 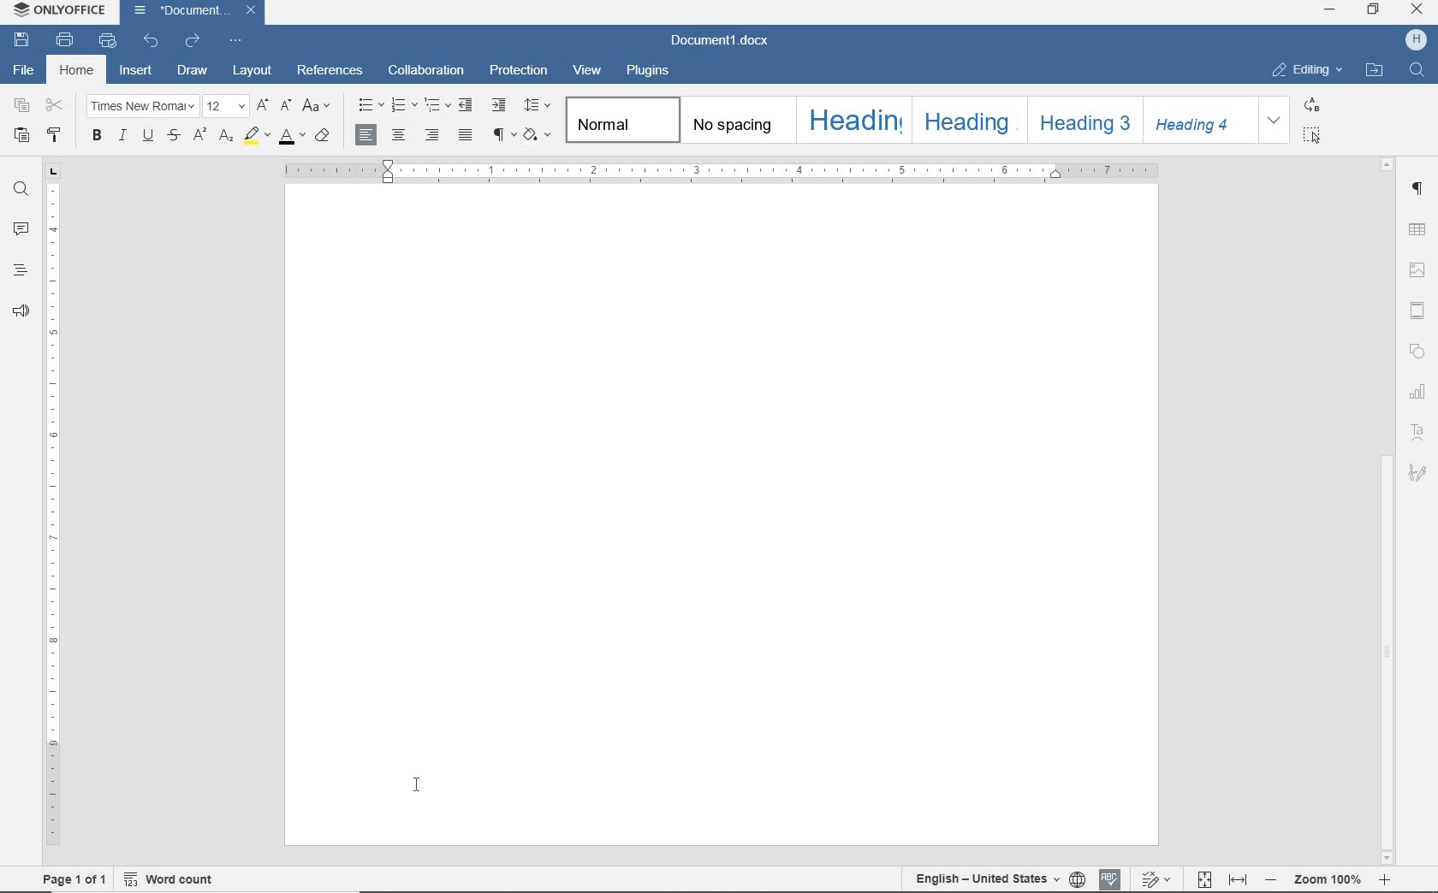 I want to click on scrollbar, so click(x=1387, y=510).